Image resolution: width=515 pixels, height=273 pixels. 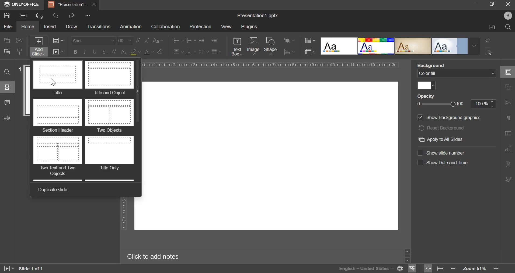 I want to click on underline, so click(x=94, y=51).